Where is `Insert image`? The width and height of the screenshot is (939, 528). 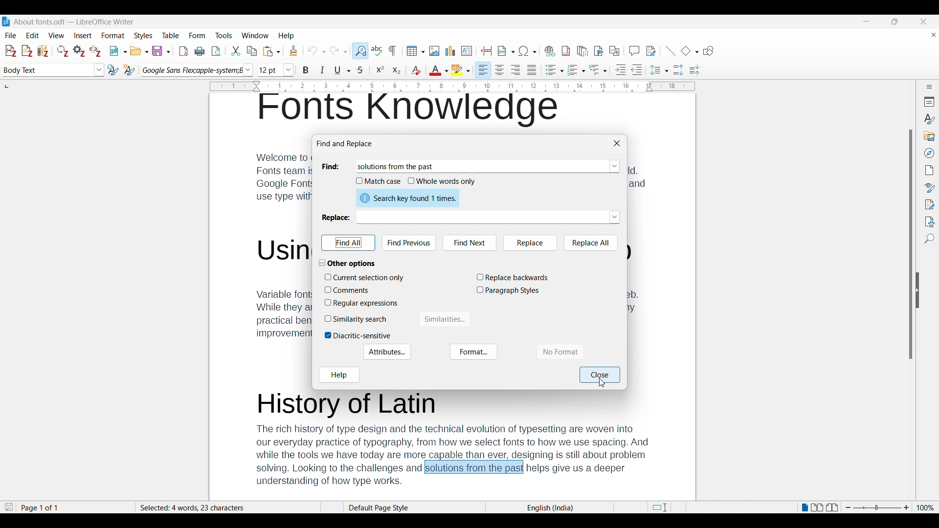
Insert image is located at coordinates (434, 51).